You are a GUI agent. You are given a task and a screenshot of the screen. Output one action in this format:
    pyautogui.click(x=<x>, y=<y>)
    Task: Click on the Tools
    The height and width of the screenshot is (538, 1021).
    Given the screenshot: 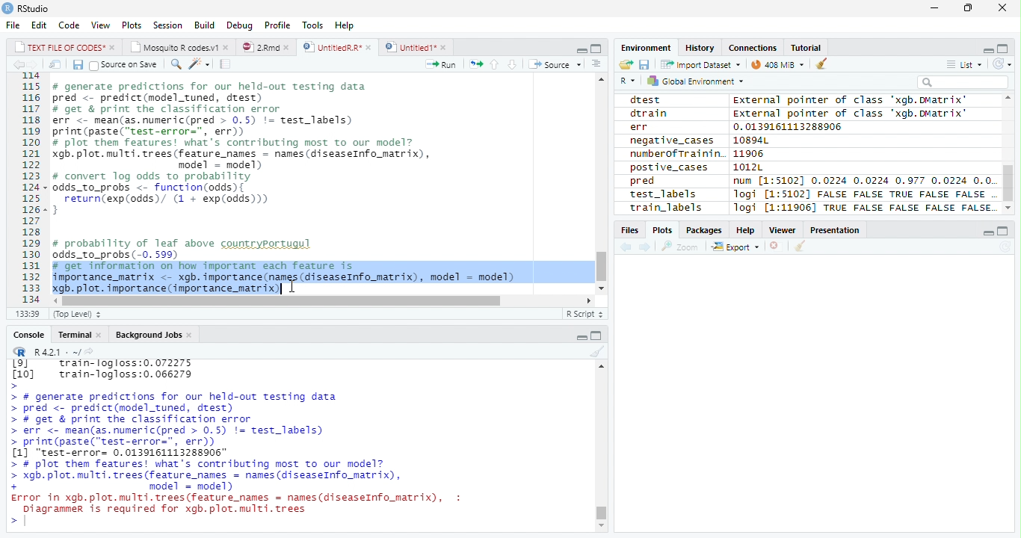 What is the action you would take?
    pyautogui.click(x=312, y=25)
    